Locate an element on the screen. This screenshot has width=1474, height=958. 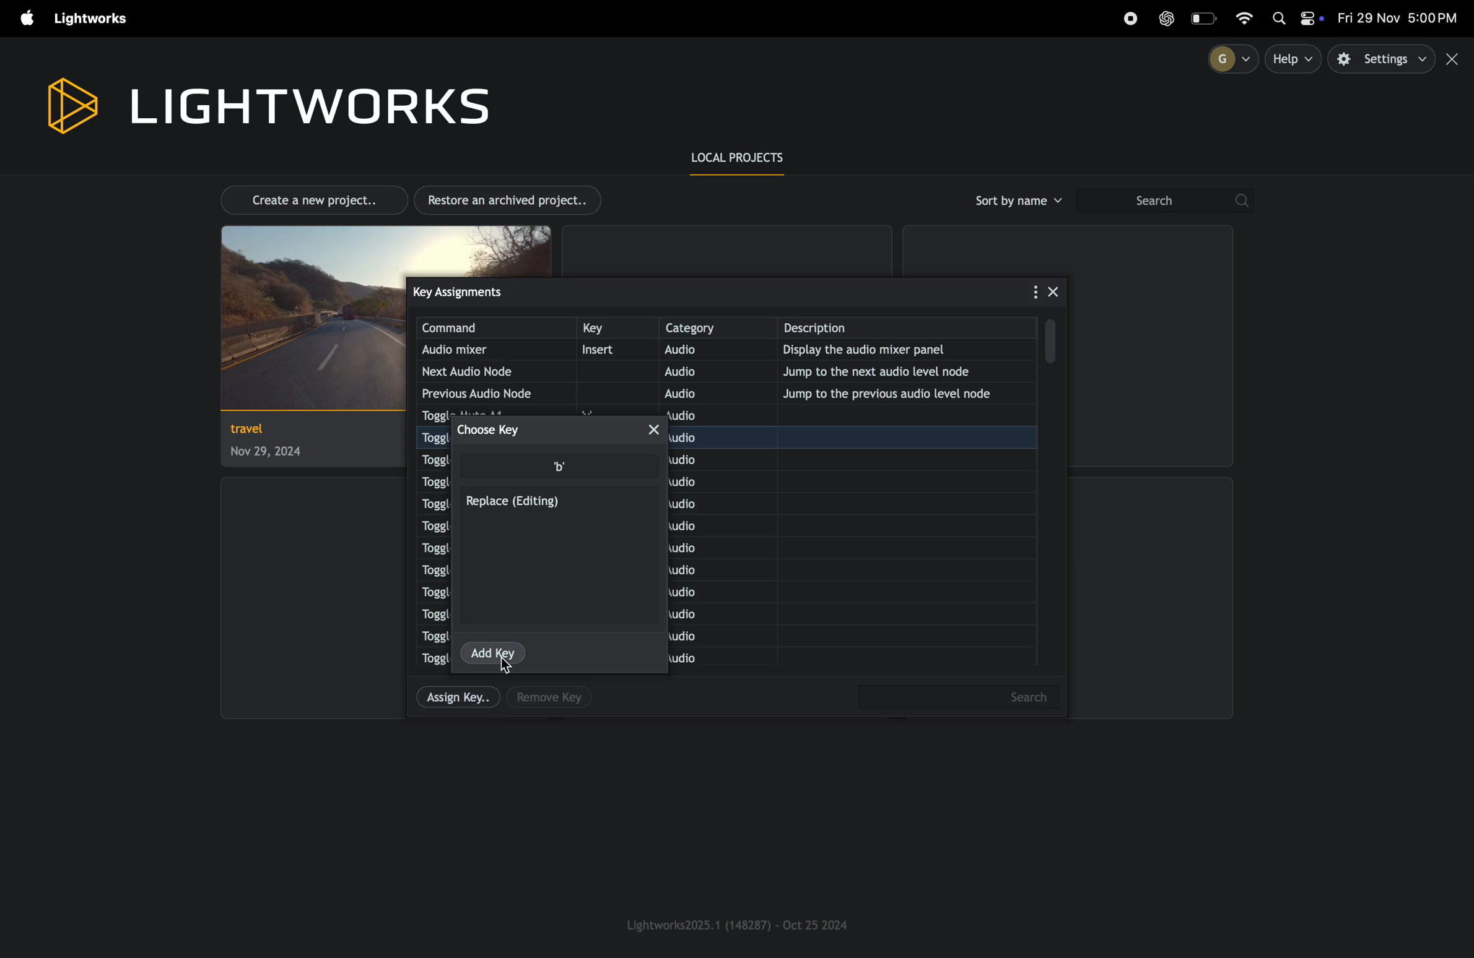
apple widgets is located at coordinates (1296, 20).